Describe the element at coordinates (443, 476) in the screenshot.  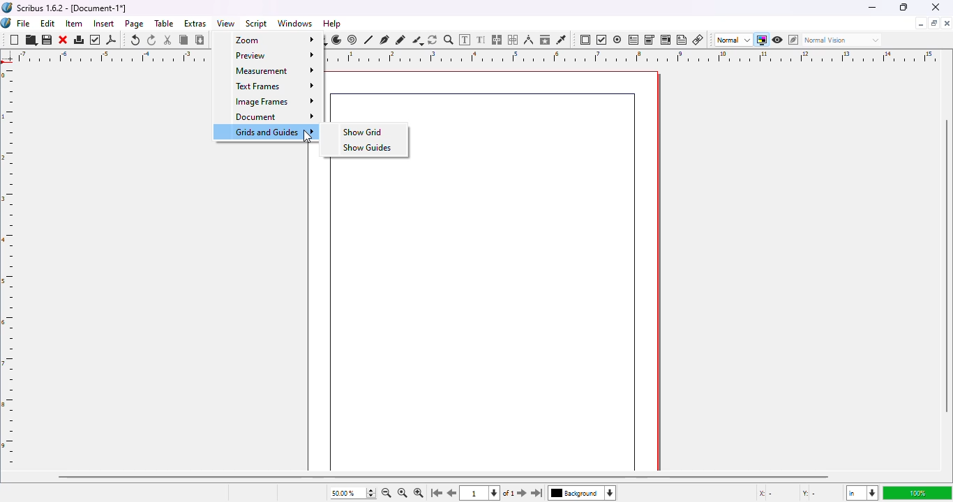
I see `horizontal scroll bar` at that location.